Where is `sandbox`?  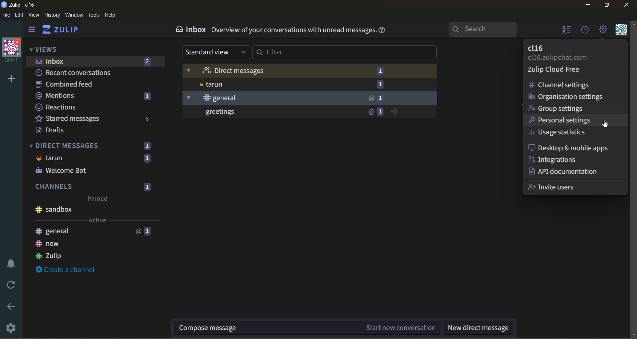 sandbox is located at coordinates (54, 210).